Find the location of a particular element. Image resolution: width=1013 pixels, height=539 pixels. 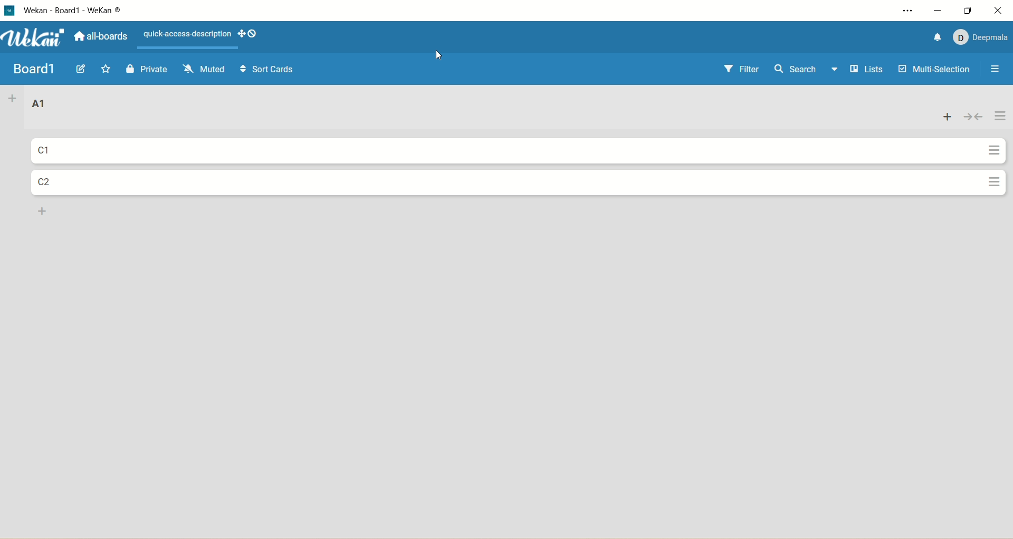

actions is located at coordinates (999, 153).